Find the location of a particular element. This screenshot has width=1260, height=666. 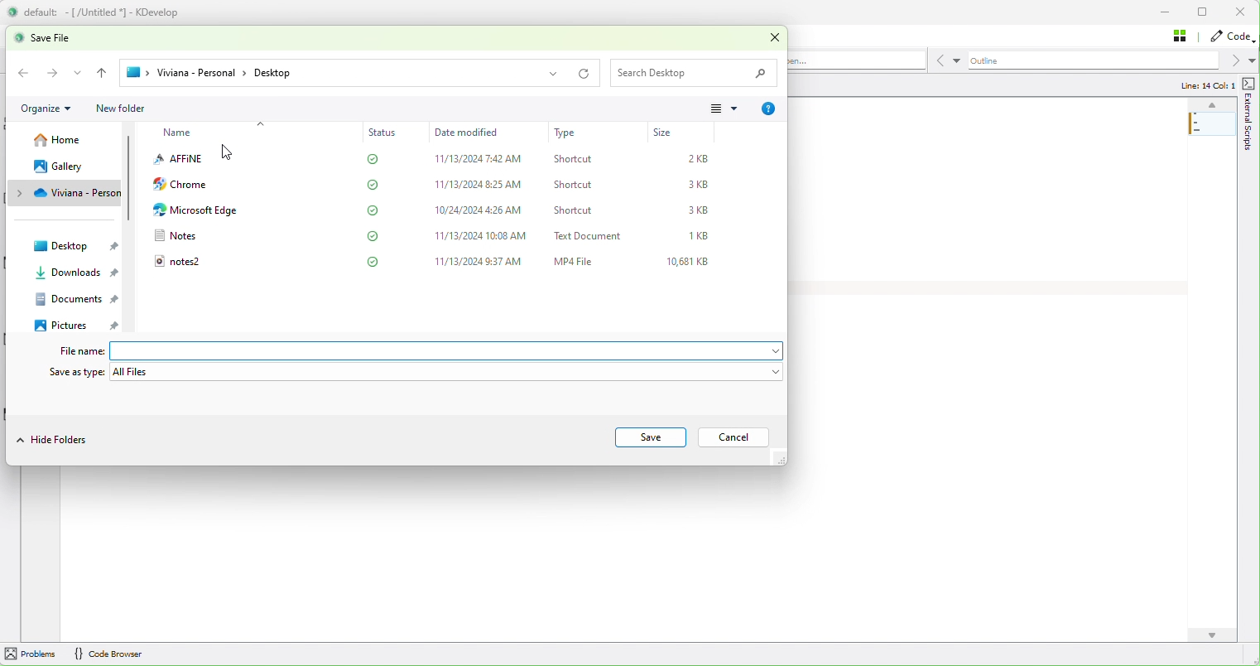

Downloads is located at coordinates (73, 273).